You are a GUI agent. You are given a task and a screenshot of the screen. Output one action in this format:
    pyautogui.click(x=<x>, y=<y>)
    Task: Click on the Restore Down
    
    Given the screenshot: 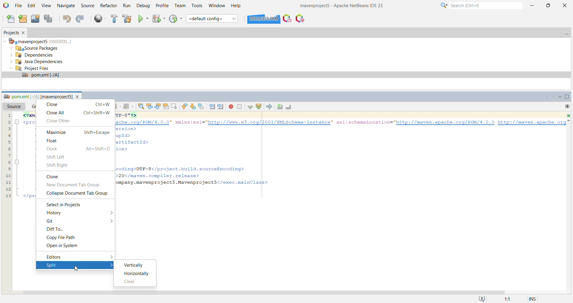 What is the action you would take?
    pyautogui.click(x=548, y=5)
    